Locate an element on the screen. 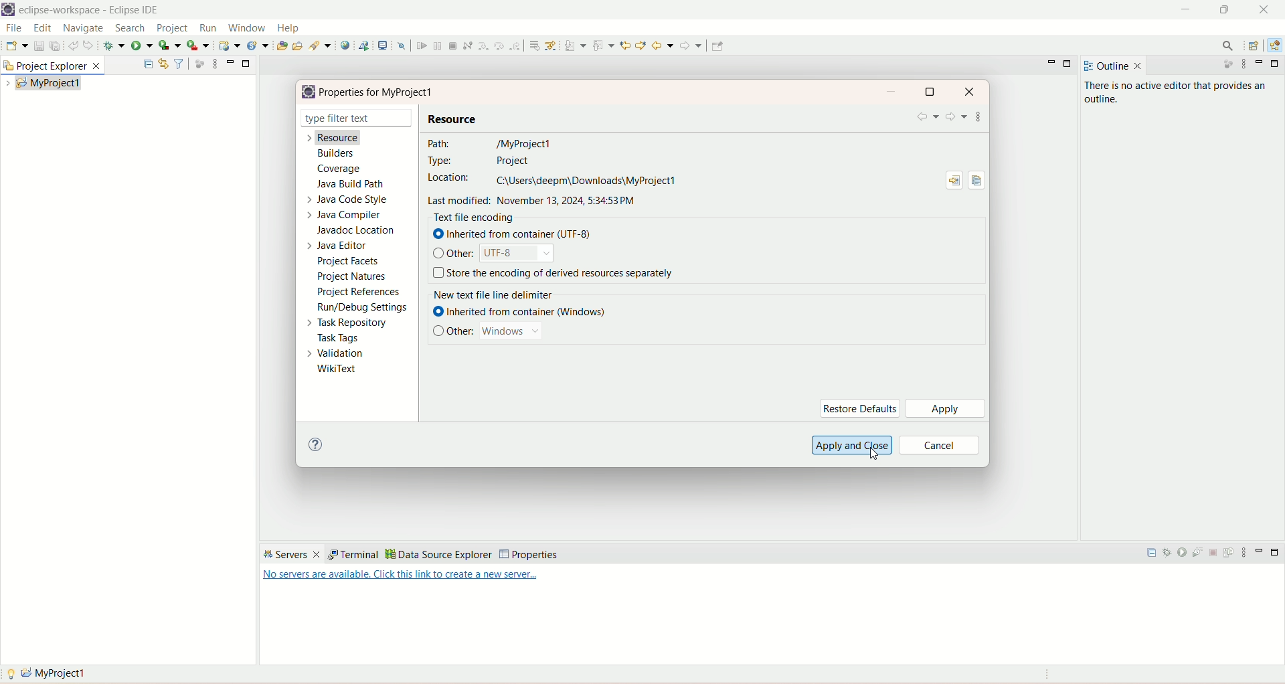 The height and width of the screenshot is (684, 1285). open a web browser is located at coordinates (347, 46).